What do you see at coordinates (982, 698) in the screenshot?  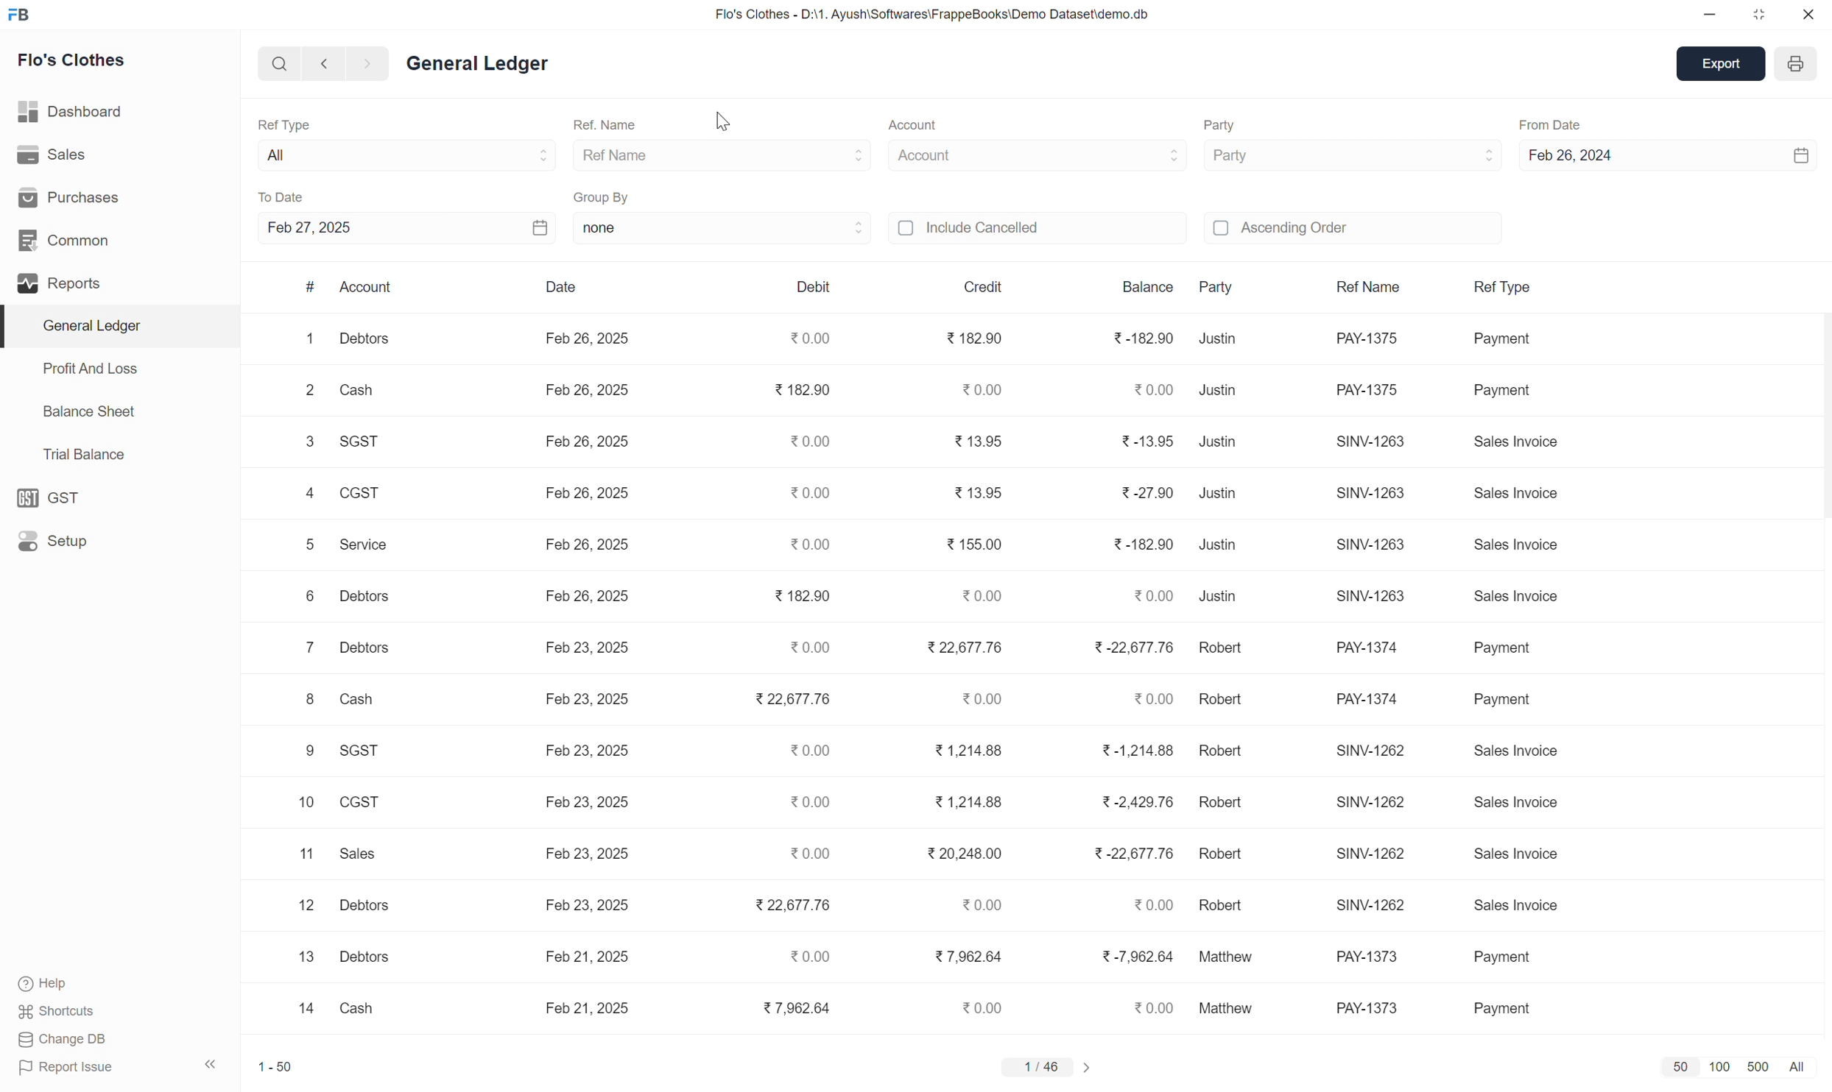 I see `0.00` at bounding box center [982, 698].